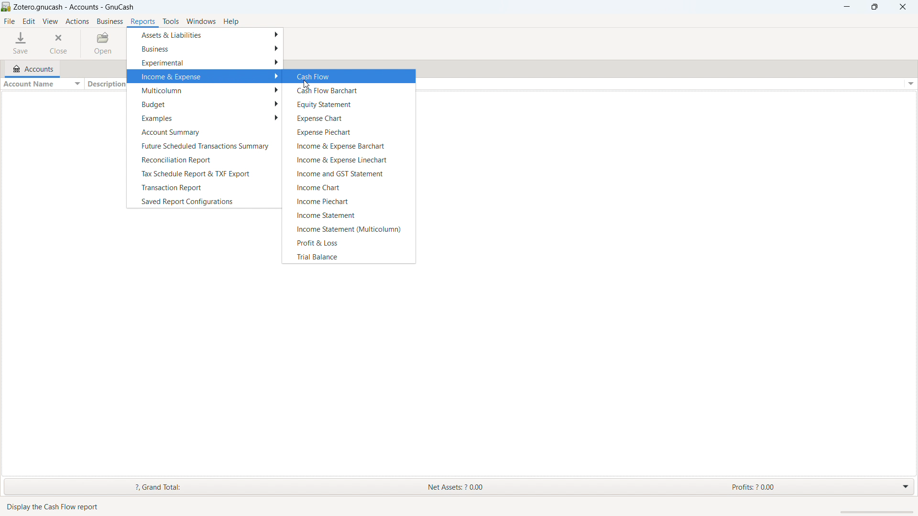 Image resolution: width=918 pixels, height=516 pixels. What do you see at coordinates (204, 90) in the screenshot?
I see `multicolumn` at bounding box center [204, 90].